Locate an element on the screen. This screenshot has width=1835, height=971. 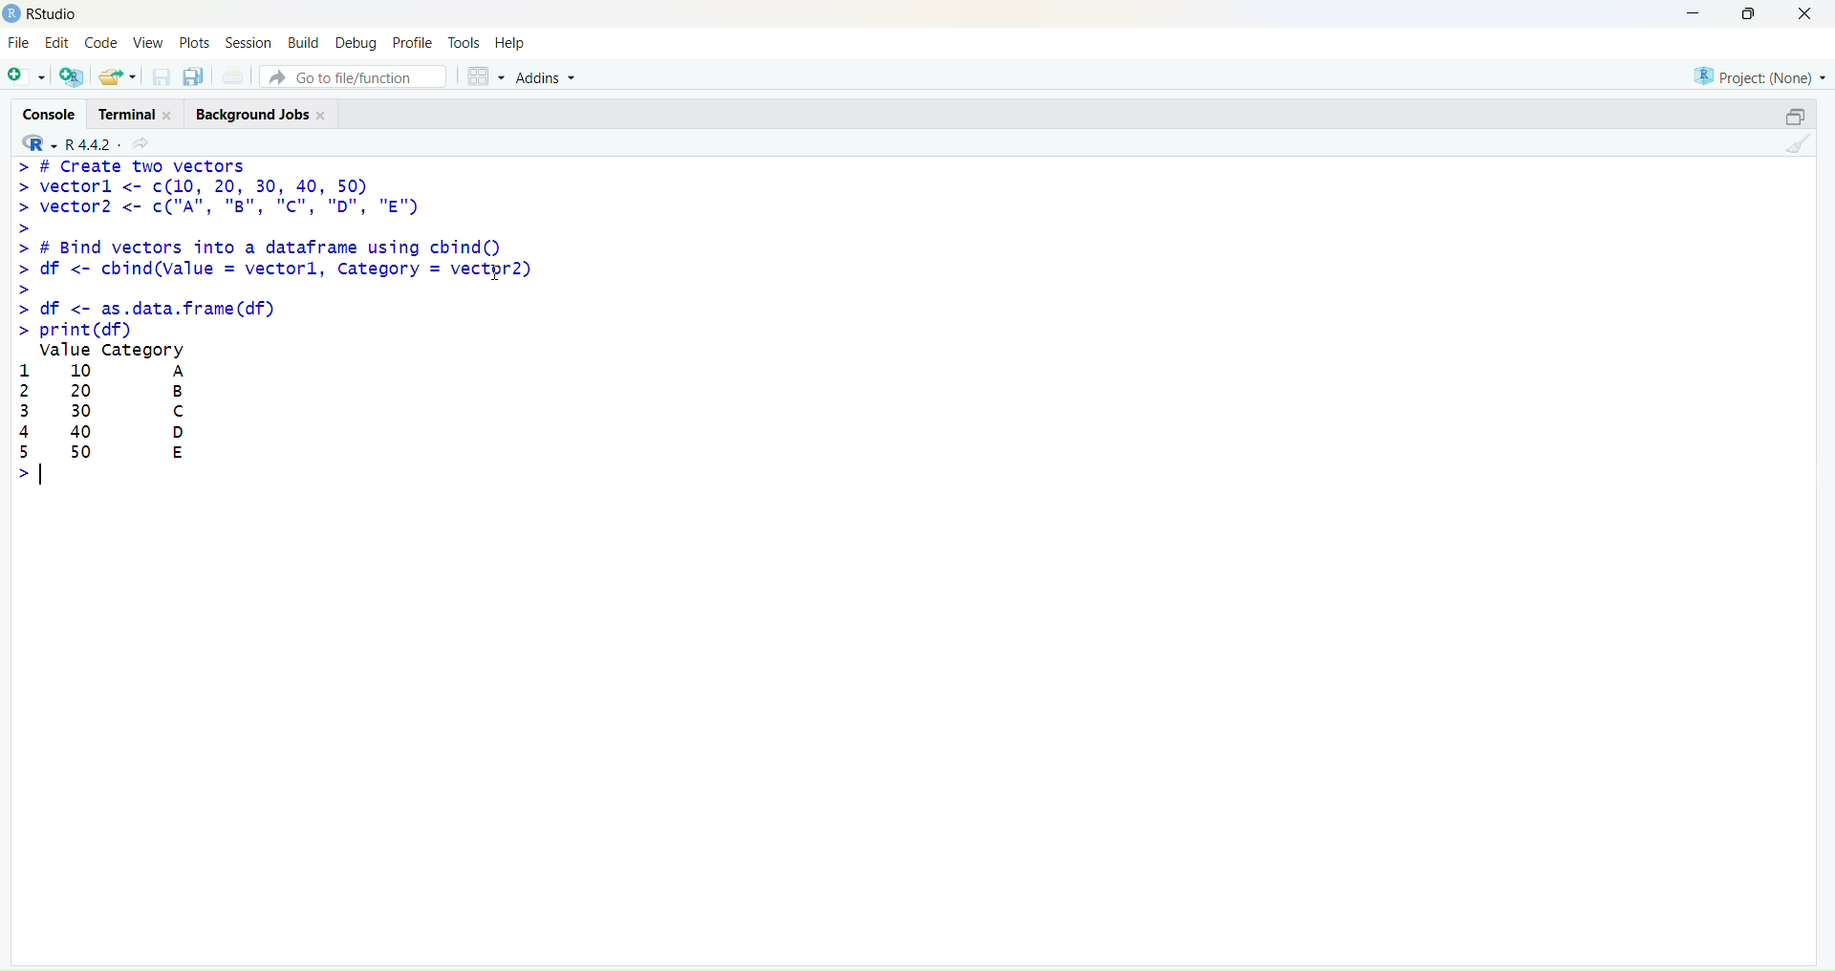
Help is located at coordinates (511, 43).